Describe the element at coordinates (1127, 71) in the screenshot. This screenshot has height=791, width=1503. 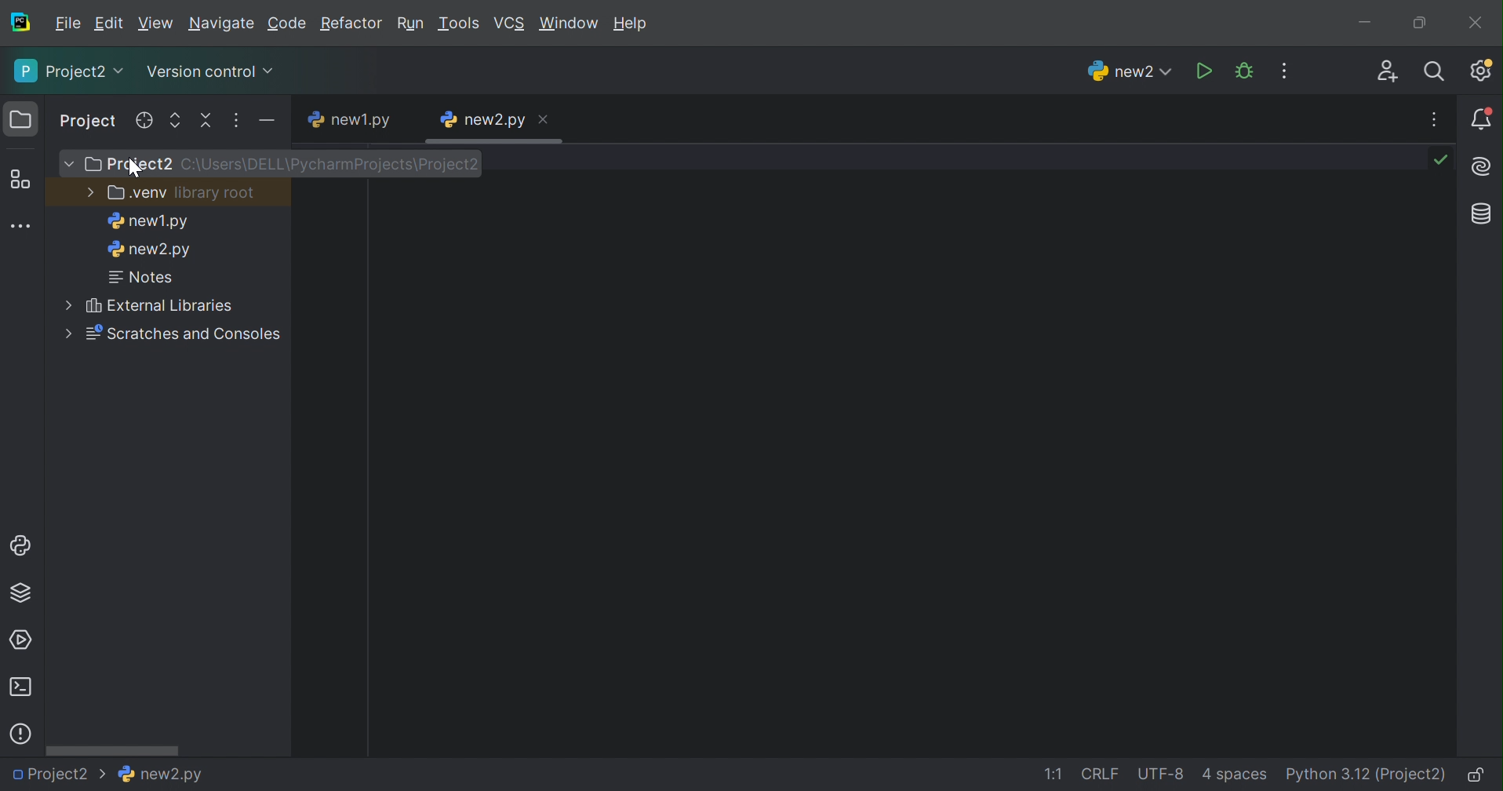
I see `new2` at that location.